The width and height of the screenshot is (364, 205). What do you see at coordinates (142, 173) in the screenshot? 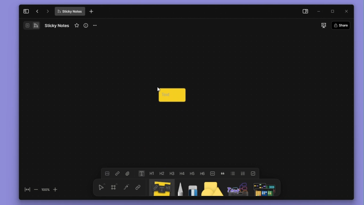
I see `text` at bounding box center [142, 173].